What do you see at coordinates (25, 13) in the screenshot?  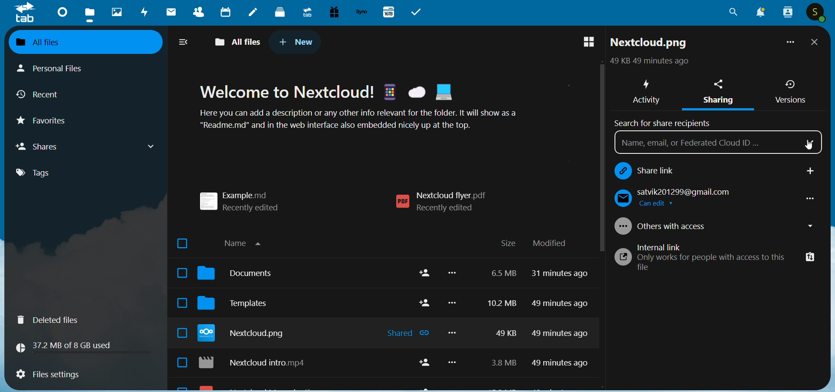 I see `logo` at bounding box center [25, 13].